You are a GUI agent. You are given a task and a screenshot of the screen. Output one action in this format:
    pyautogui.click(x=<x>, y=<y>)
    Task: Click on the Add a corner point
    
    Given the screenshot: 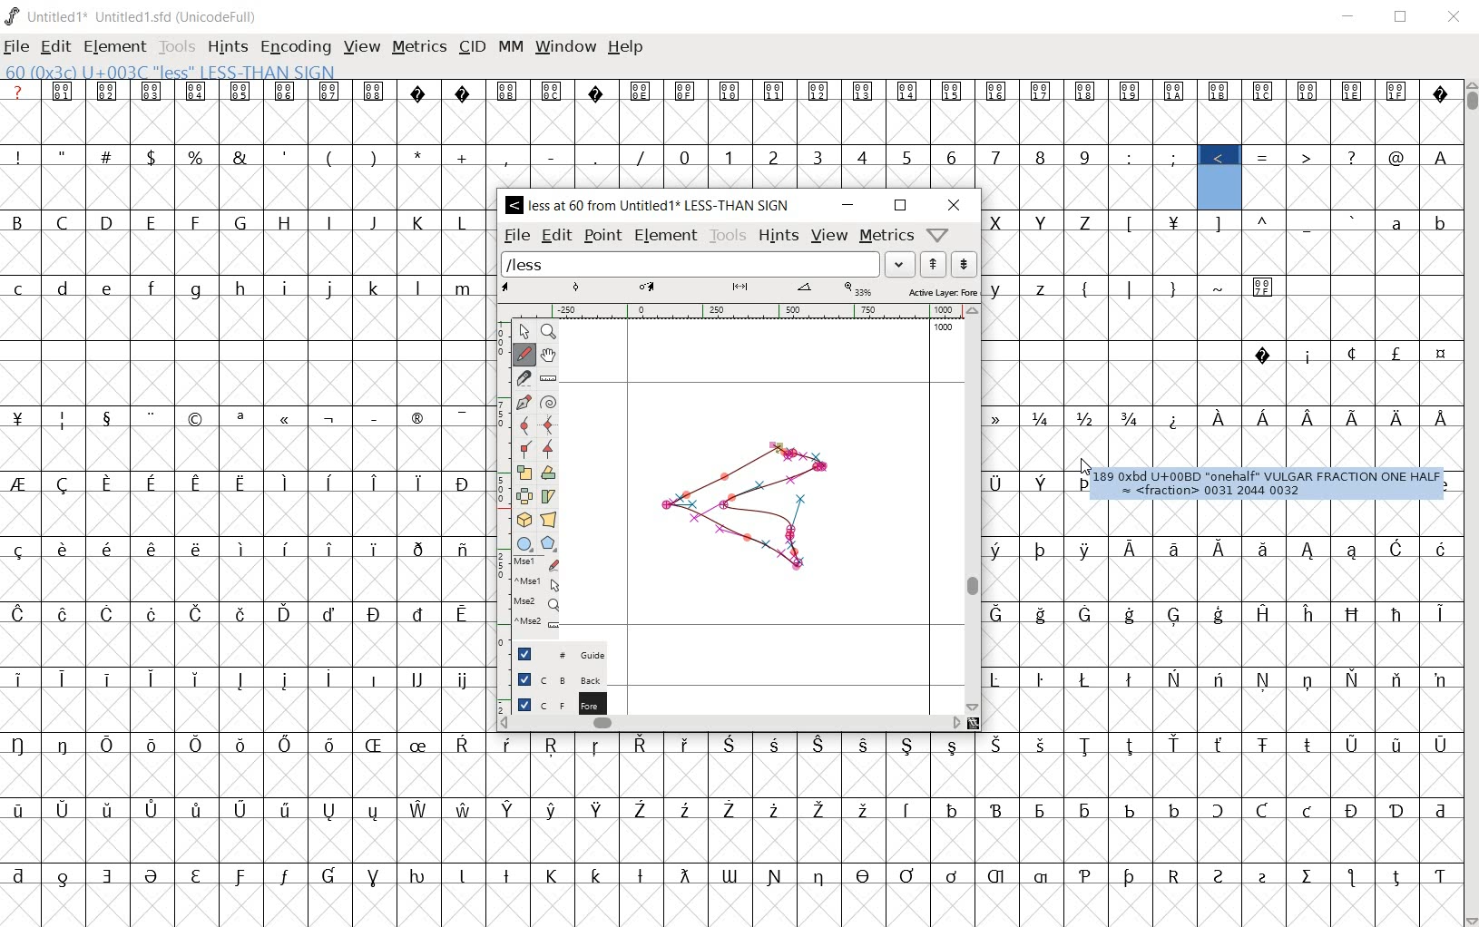 What is the action you would take?
    pyautogui.click(x=525, y=448)
    